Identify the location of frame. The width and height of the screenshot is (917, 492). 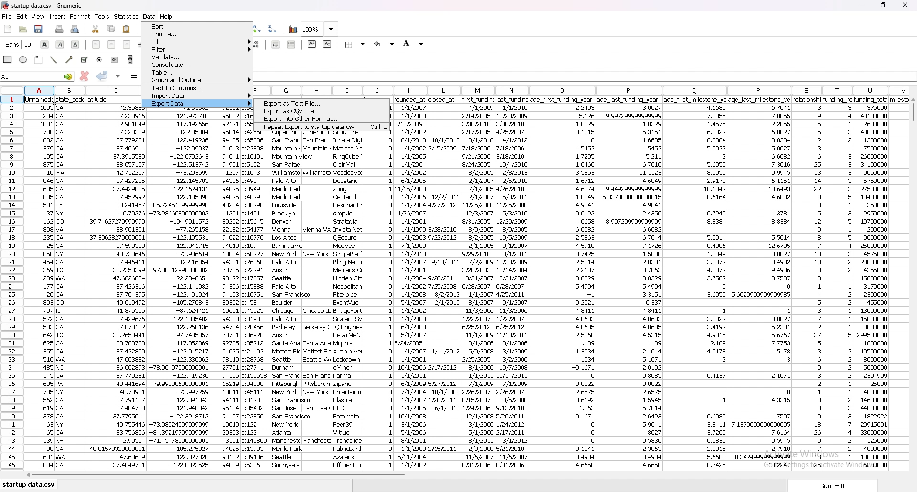
(39, 59).